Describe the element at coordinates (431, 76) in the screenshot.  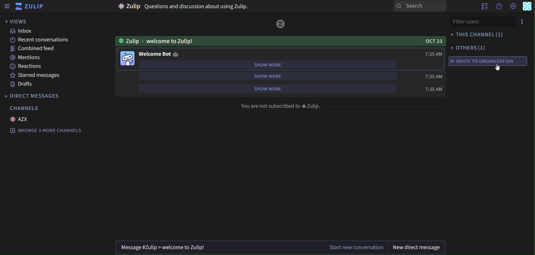
I see `time` at that location.